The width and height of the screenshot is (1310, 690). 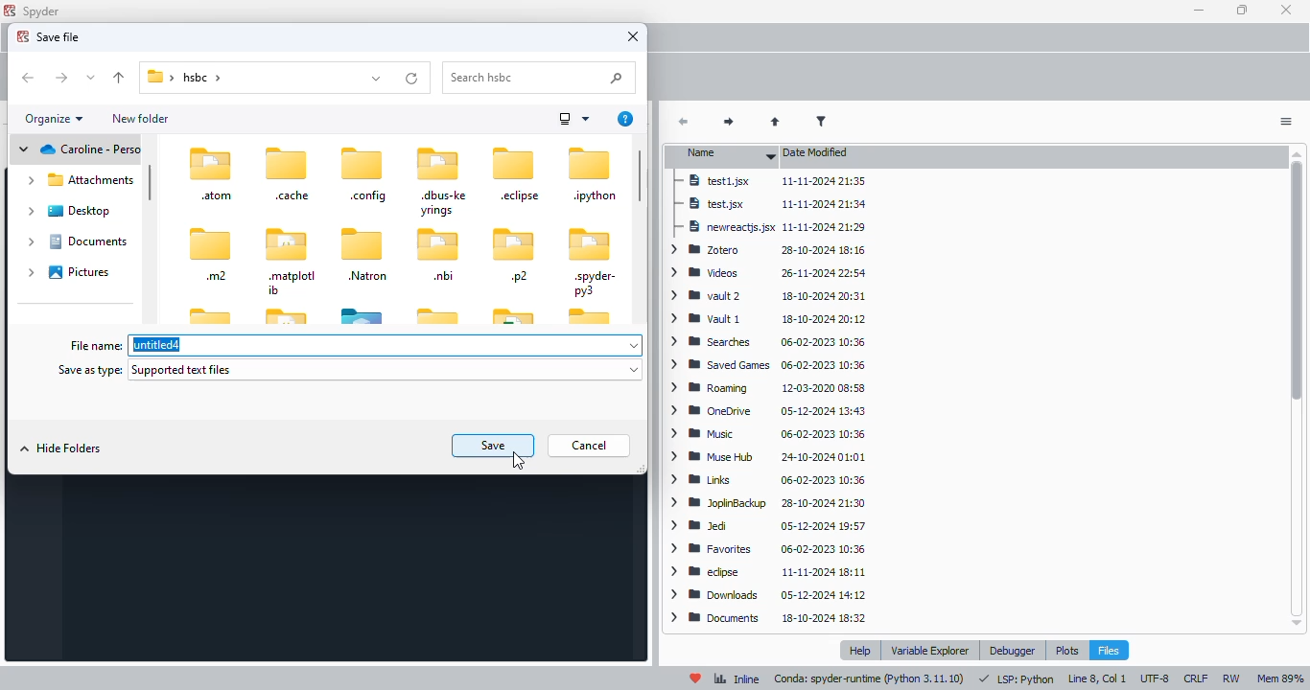 I want to click on .nbi, so click(x=442, y=255).